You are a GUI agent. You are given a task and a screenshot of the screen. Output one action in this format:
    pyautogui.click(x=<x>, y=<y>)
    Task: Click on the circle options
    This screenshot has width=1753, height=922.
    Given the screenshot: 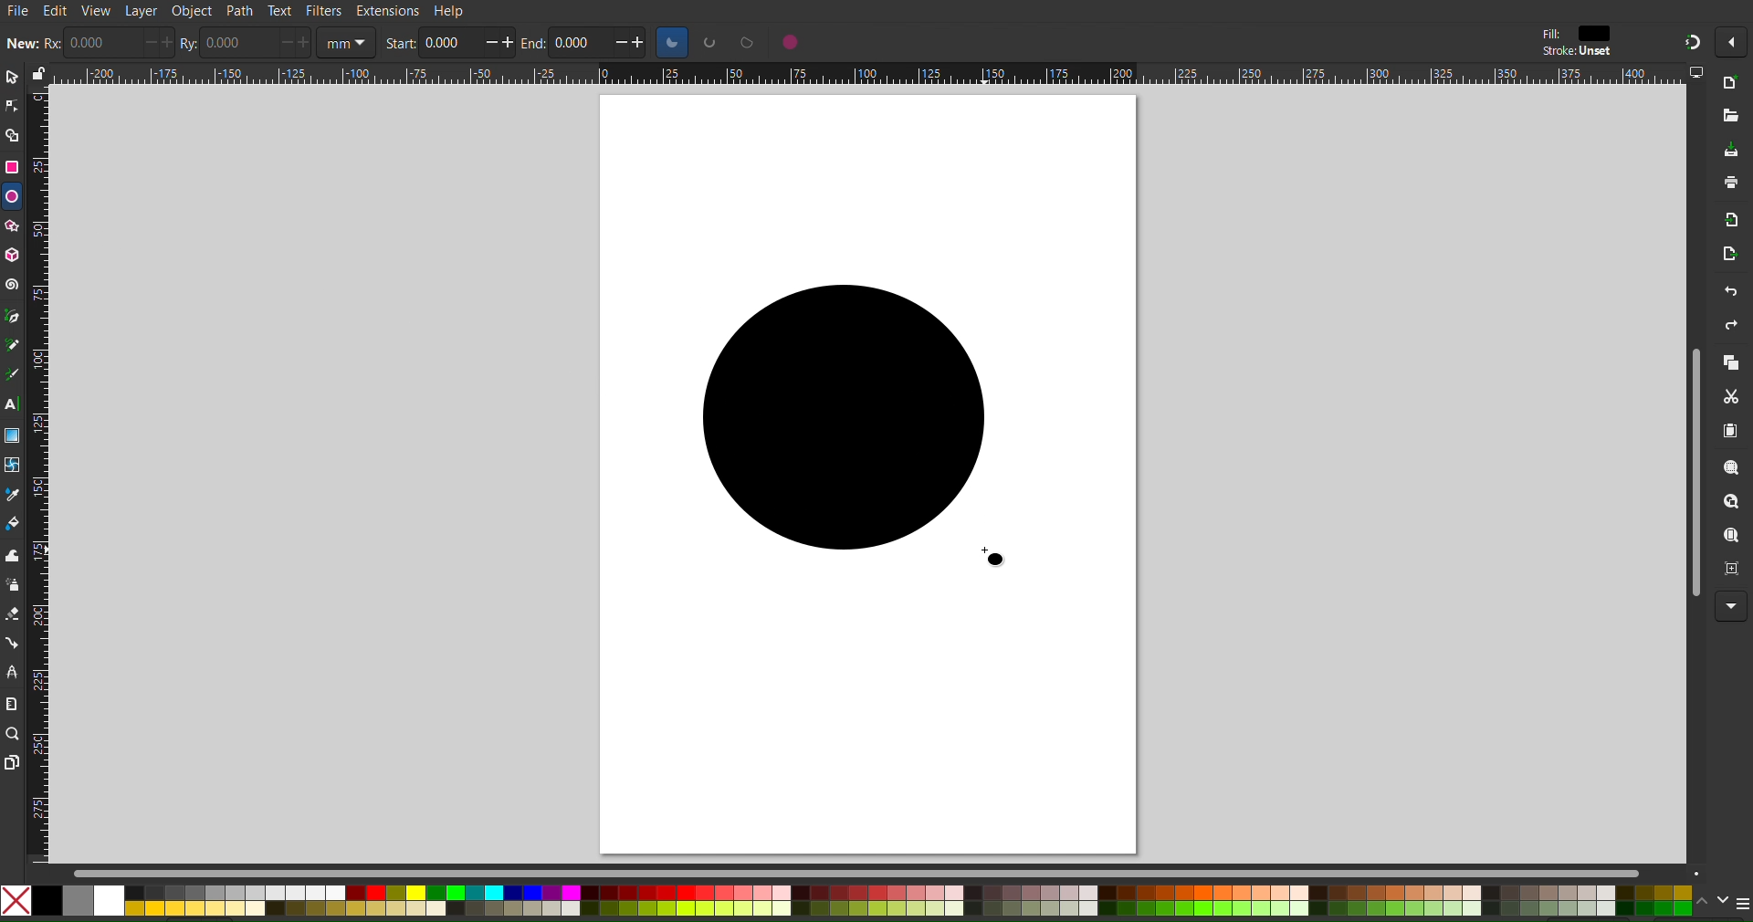 What is the action you would take?
    pyautogui.click(x=672, y=43)
    